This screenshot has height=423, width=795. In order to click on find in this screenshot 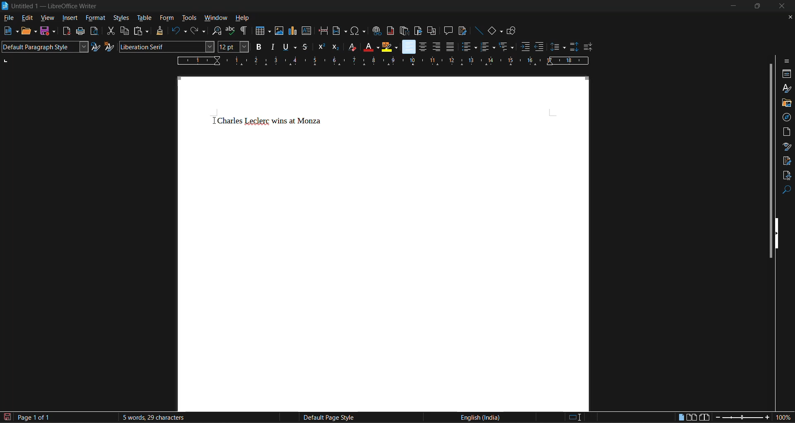, I will do `click(787, 190)`.